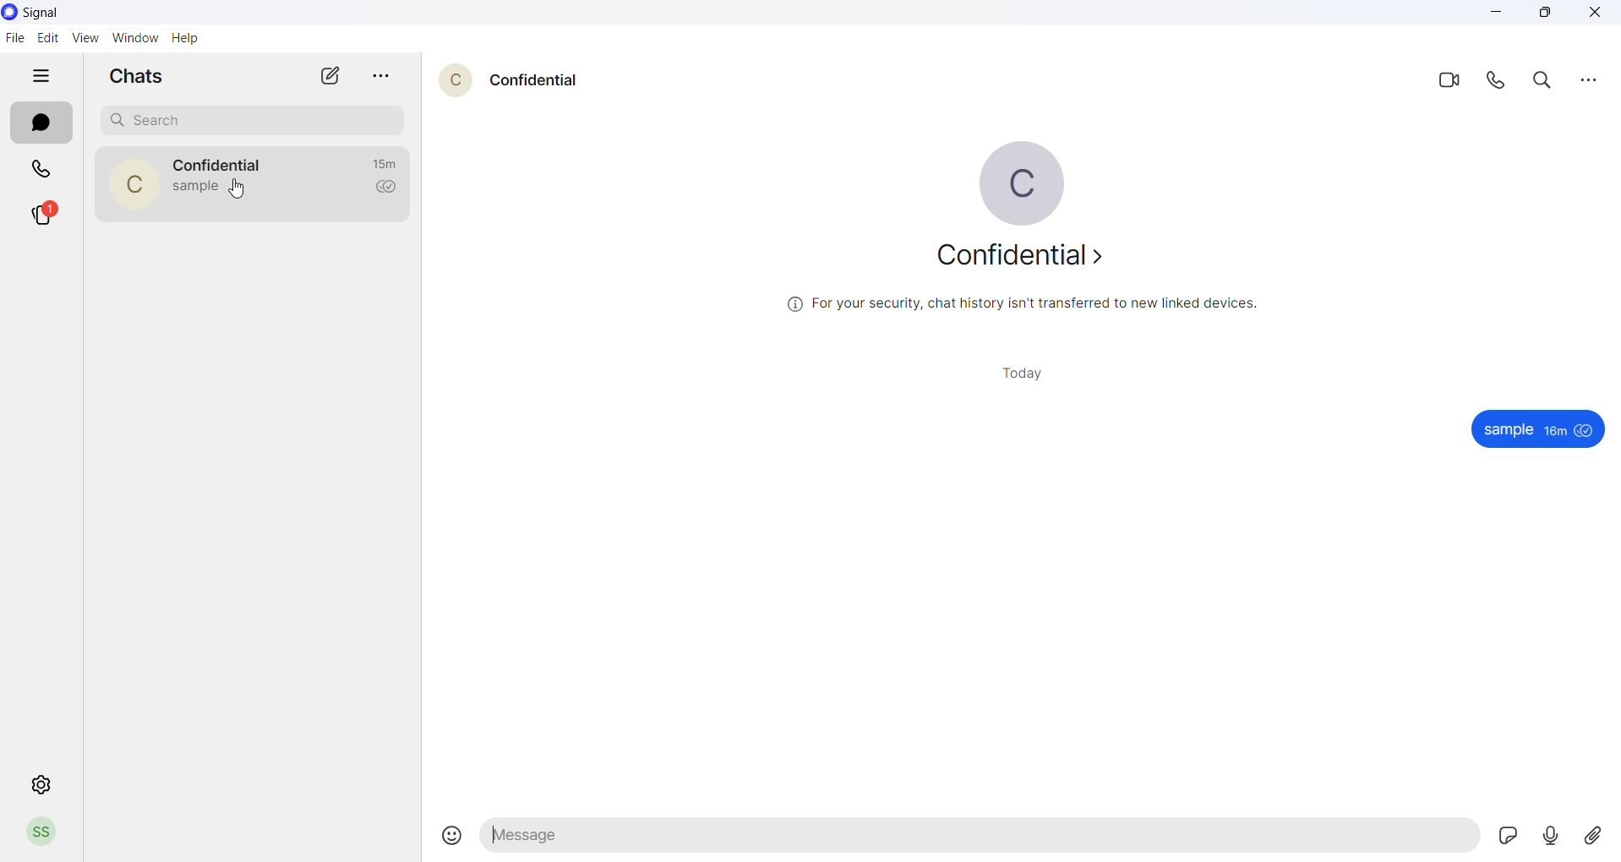 Image resolution: width=1621 pixels, height=862 pixels. I want to click on options, so click(1587, 83).